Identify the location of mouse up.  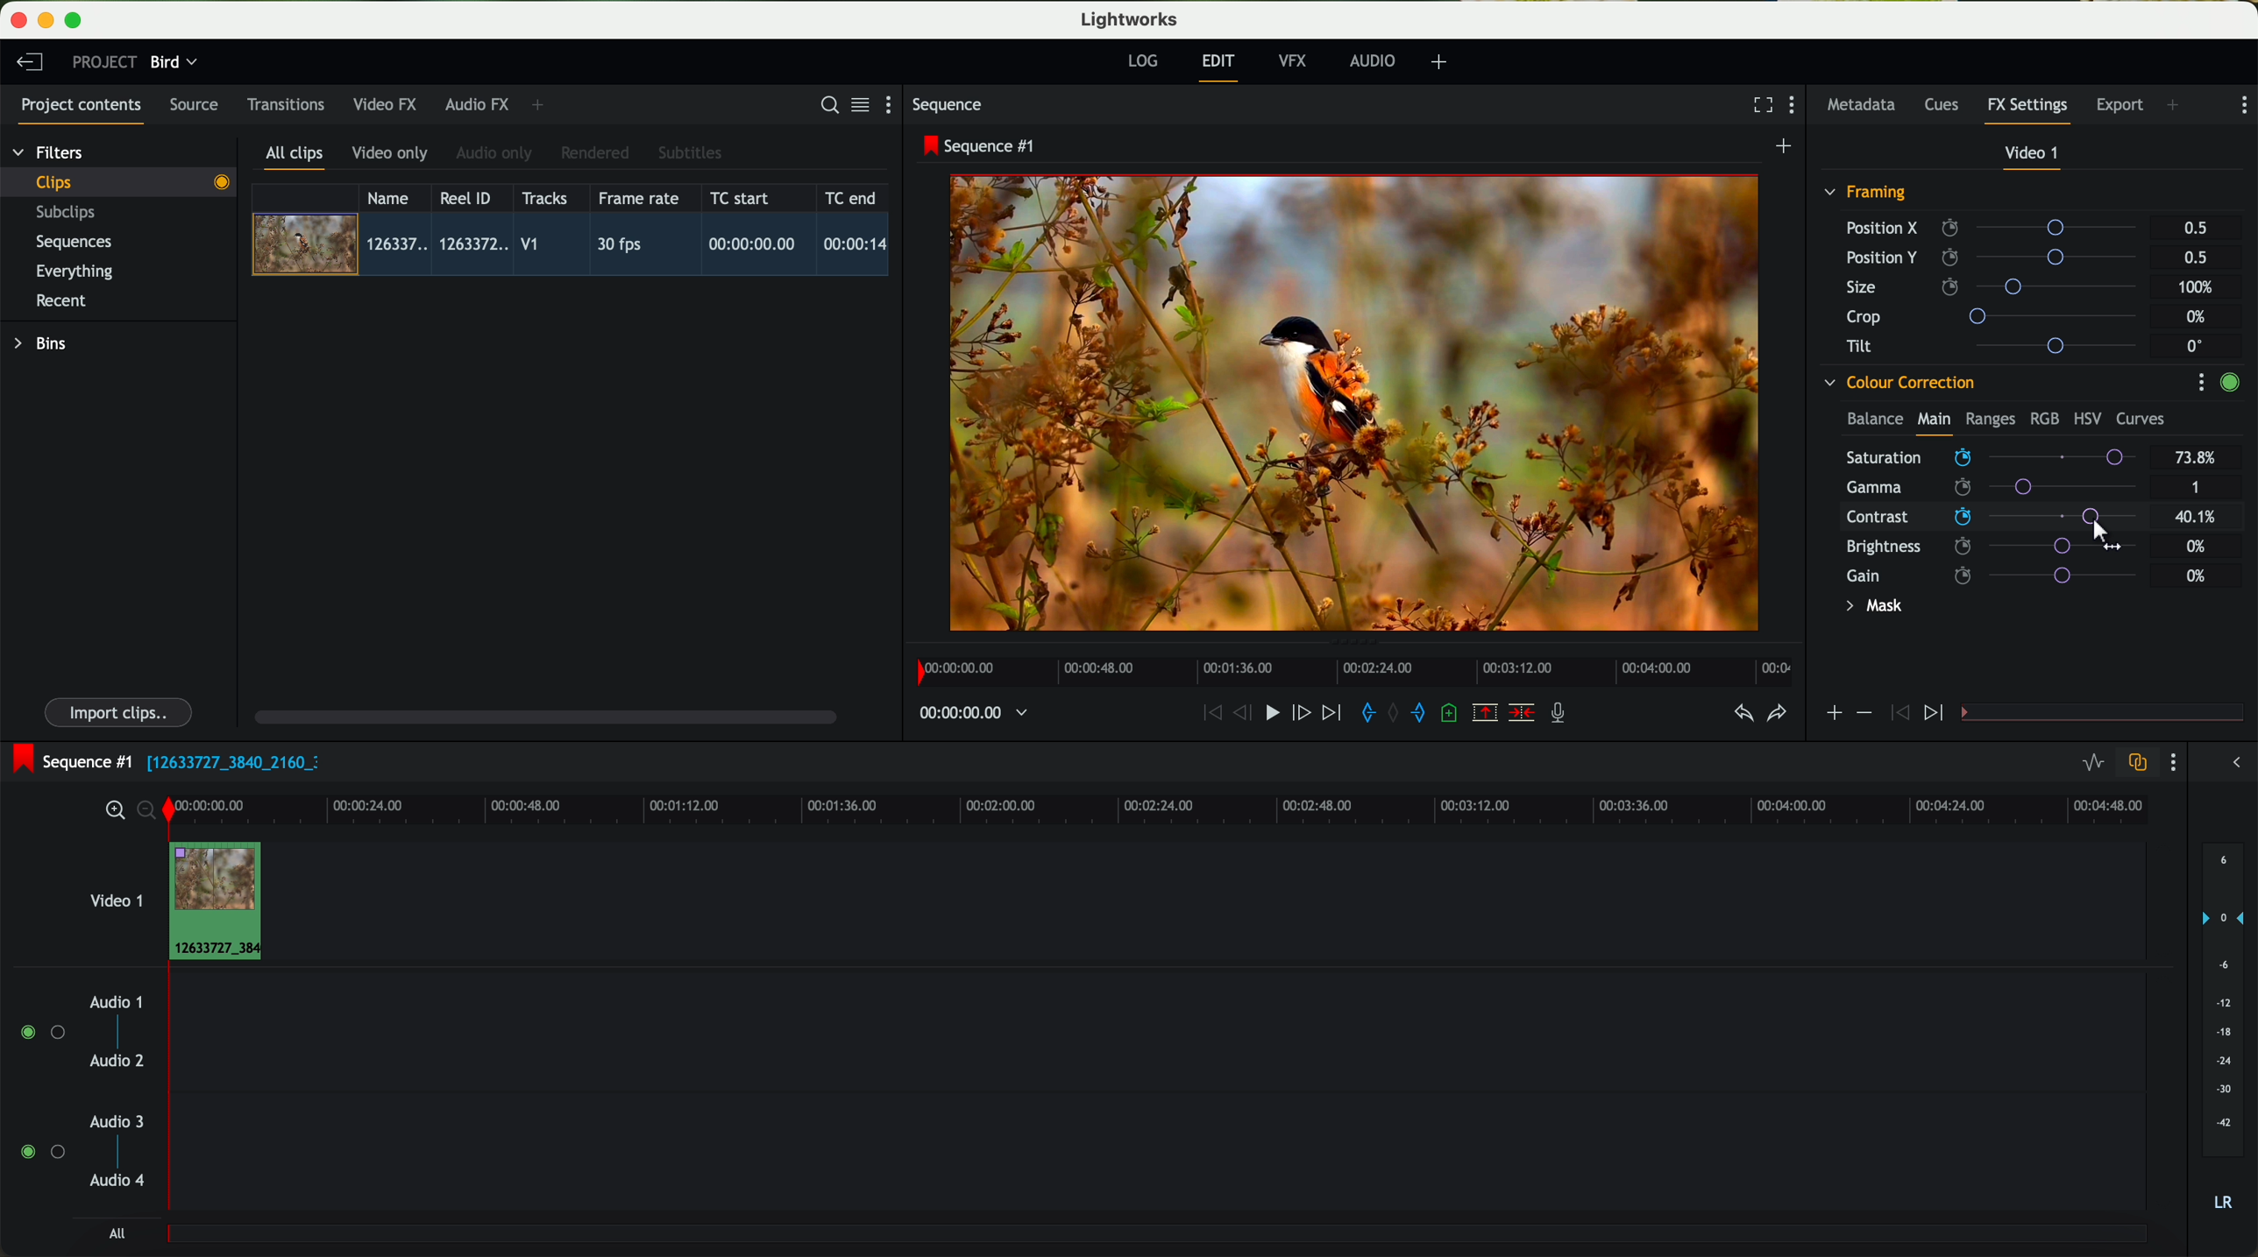
(2104, 533).